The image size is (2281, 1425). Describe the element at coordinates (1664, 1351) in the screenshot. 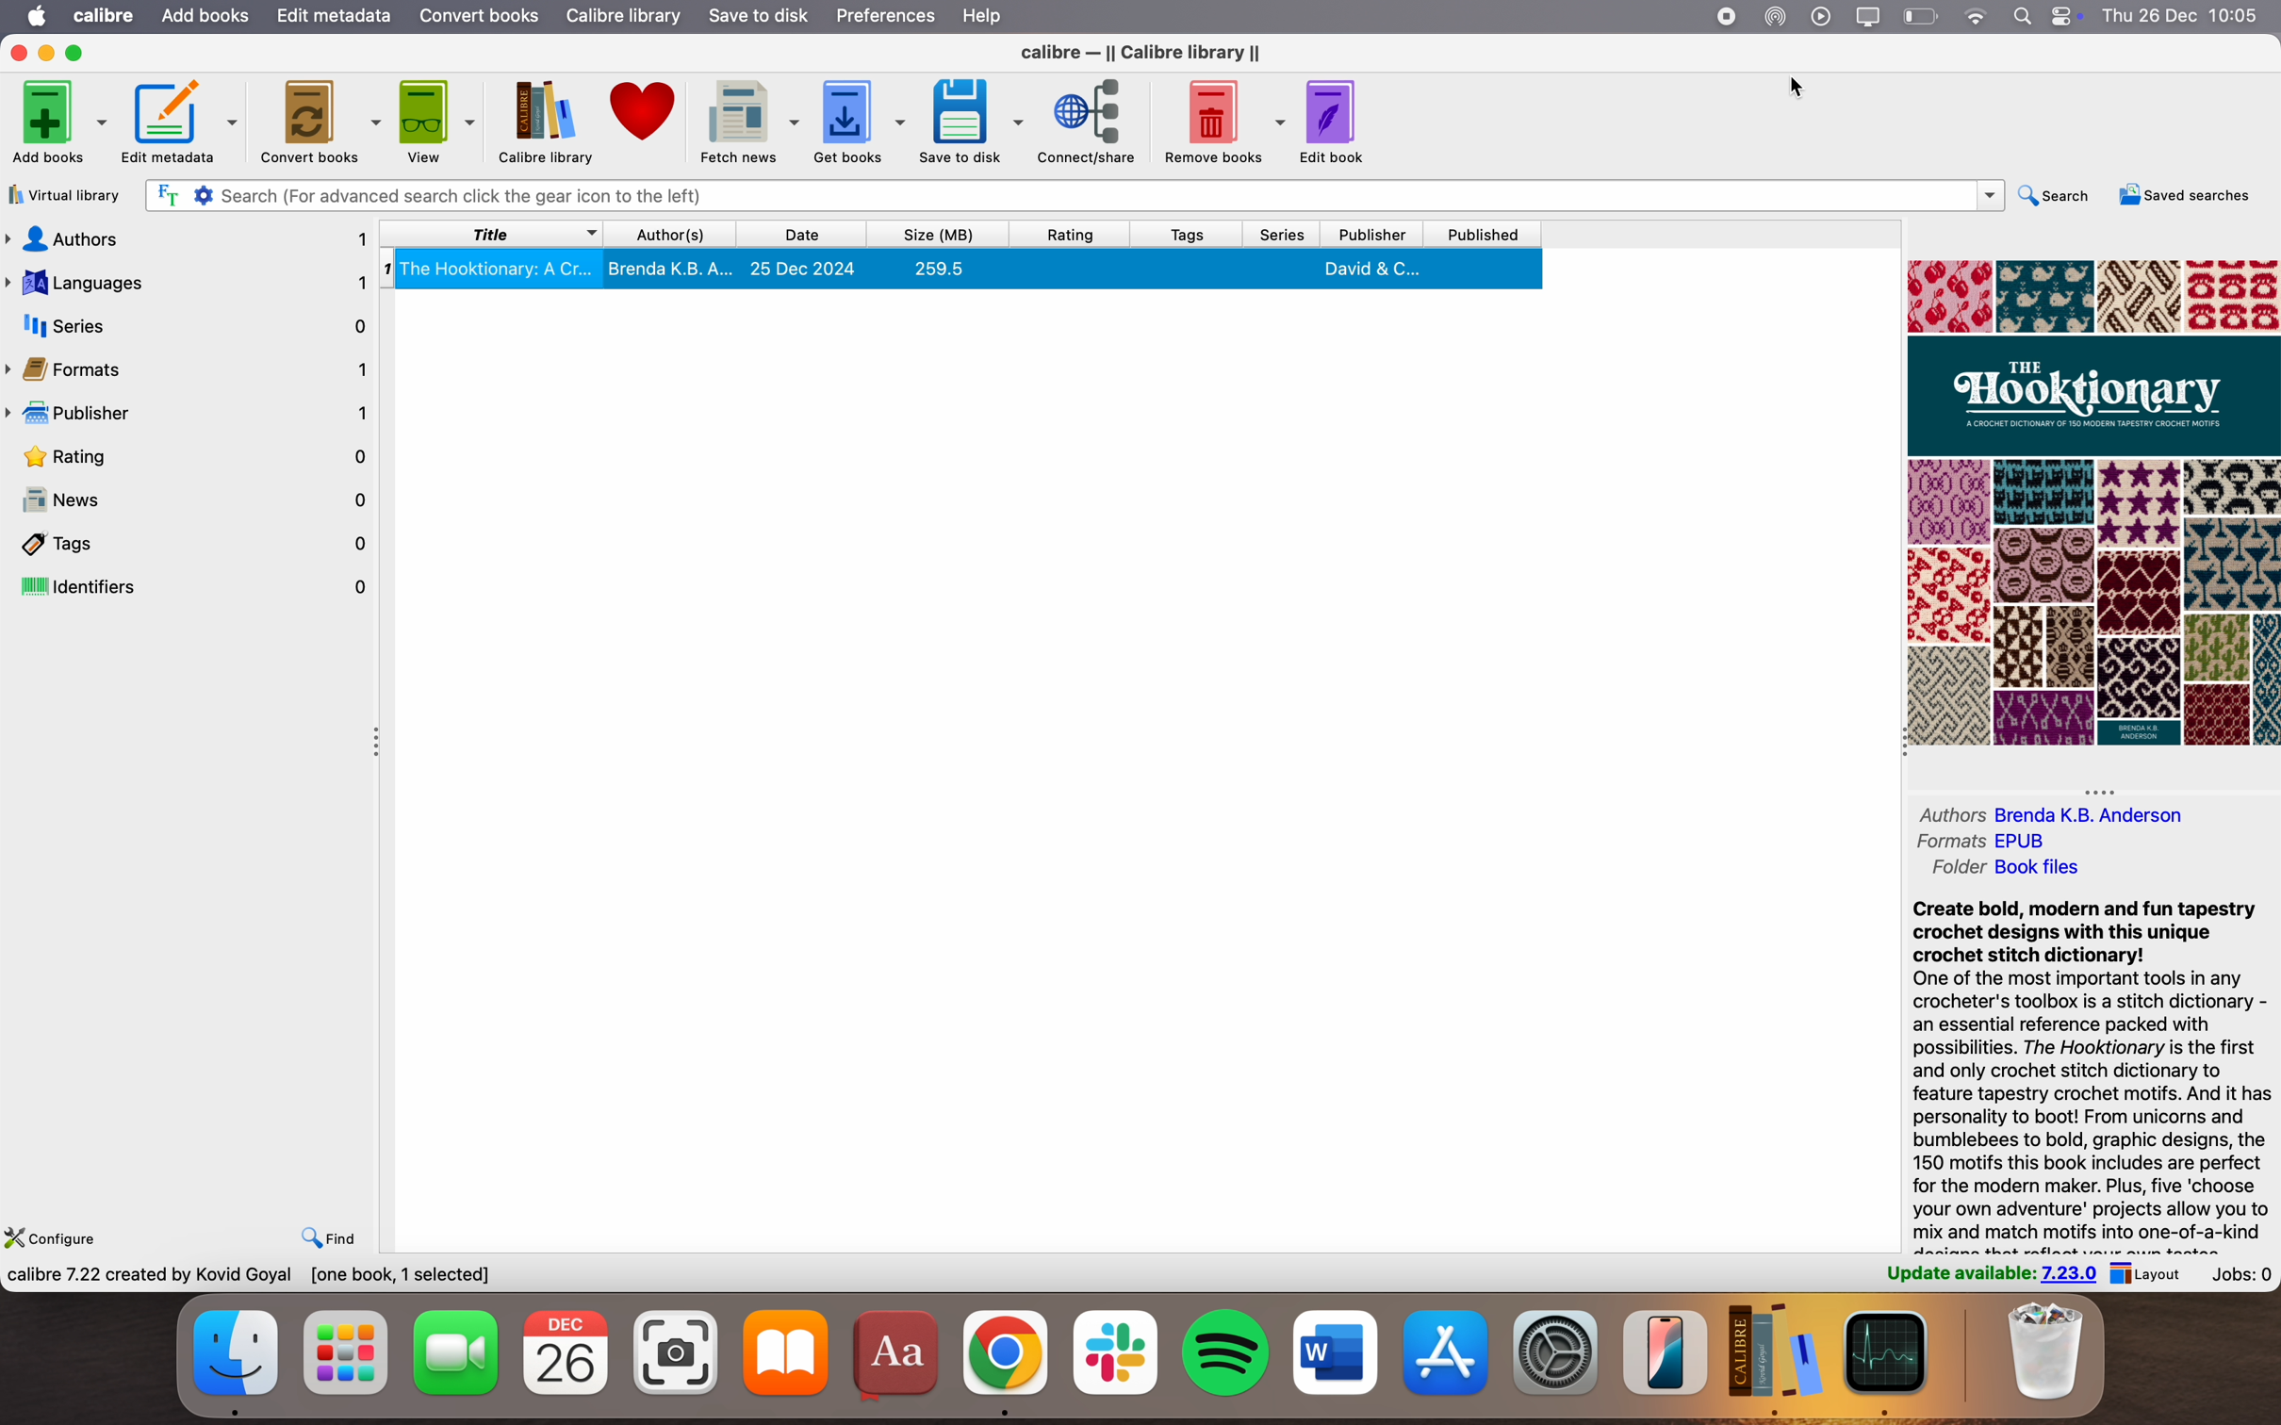

I see `iphone mirroring` at that location.